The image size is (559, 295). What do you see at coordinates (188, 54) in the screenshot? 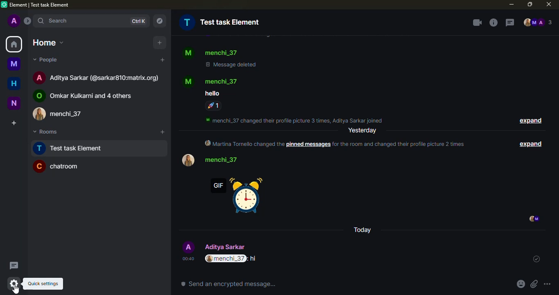
I see `profile` at bounding box center [188, 54].